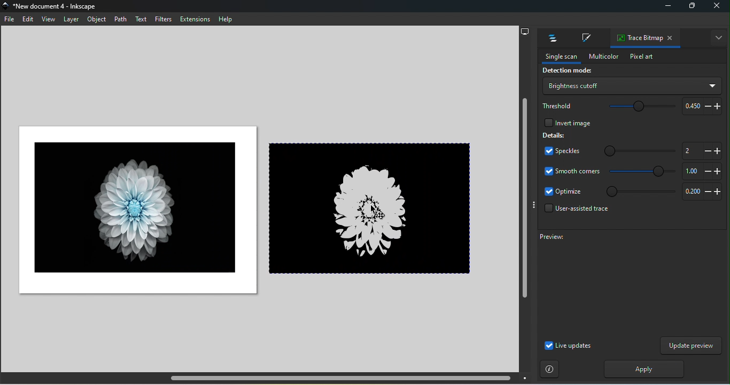  What do you see at coordinates (559, 152) in the screenshot?
I see `Speckles` at bounding box center [559, 152].